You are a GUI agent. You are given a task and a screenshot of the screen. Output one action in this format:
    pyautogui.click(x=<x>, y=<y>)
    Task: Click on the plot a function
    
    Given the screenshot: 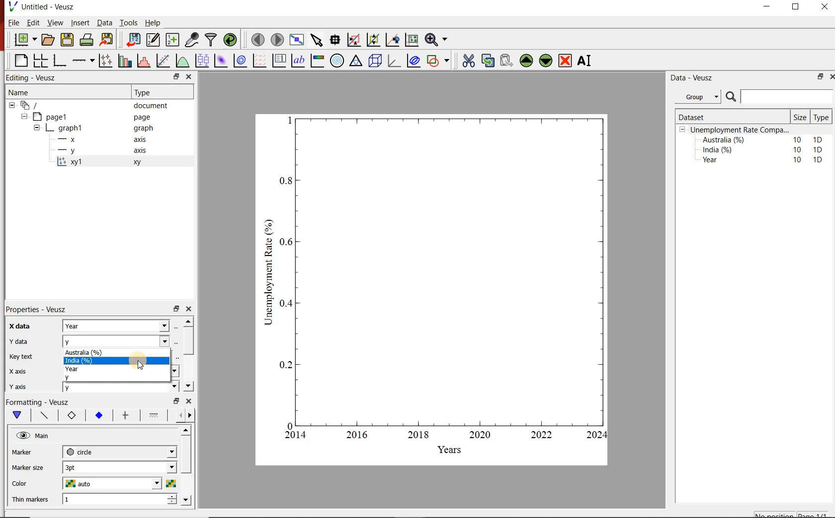 What is the action you would take?
    pyautogui.click(x=182, y=61)
    